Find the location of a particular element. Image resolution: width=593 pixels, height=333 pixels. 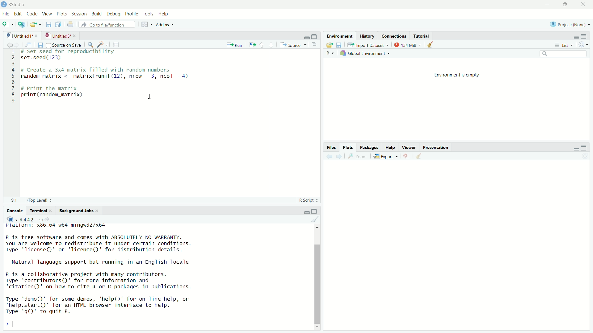

save is located at coordinates (40, 45).